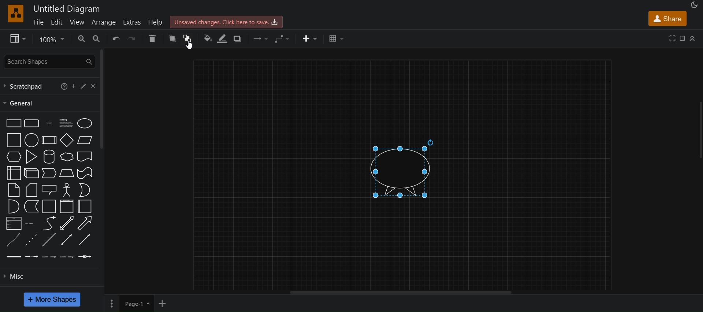  Describe the element at coordinates (52, 39) in the screenshot. I see `zoom` at that location.